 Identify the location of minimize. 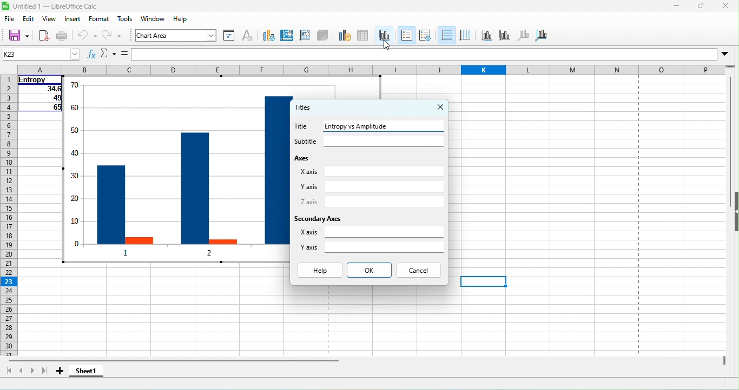
(668, 8).